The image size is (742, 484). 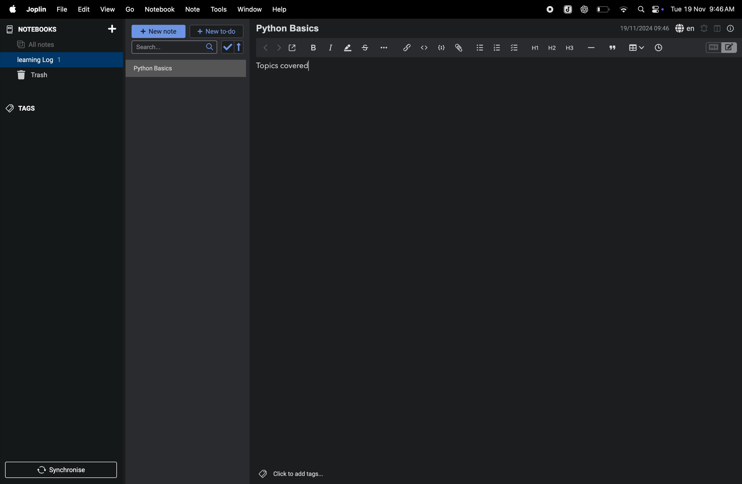 What do you see at coordinates (348, 48) in the screenshot?
I see `displaying` at bounding box center [348, 48].